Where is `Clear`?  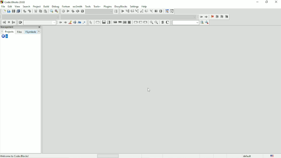
Clear is located at coordinates (20, 22).